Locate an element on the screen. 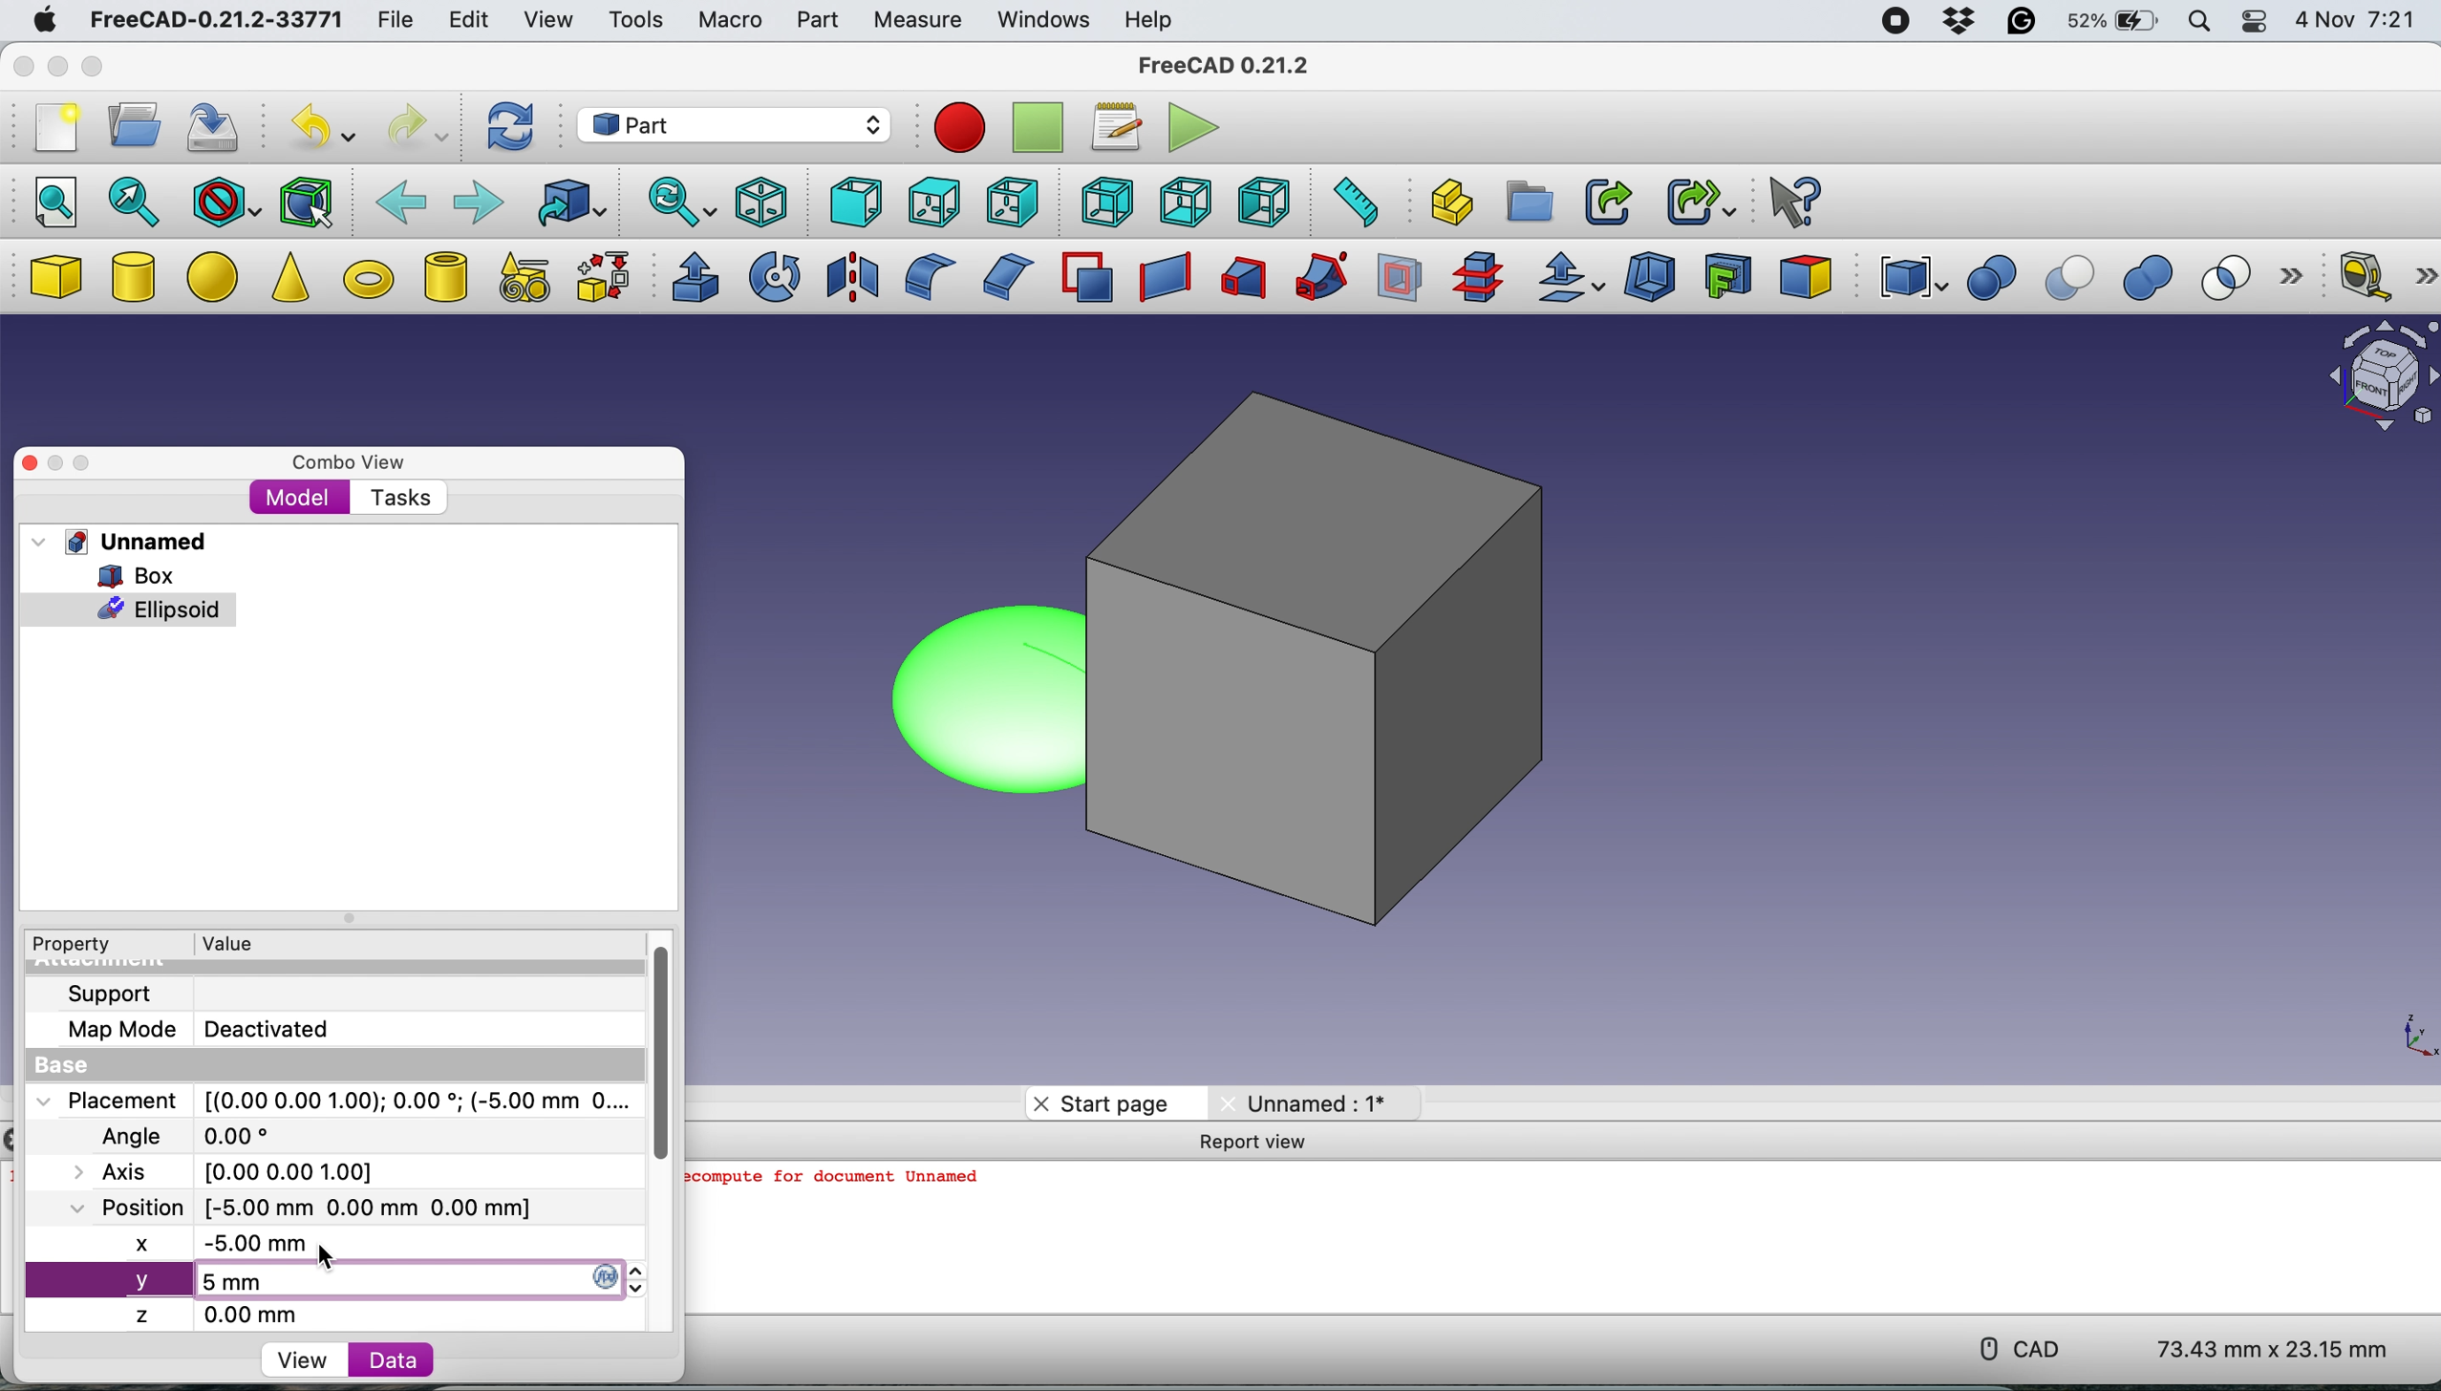  tasks is located at coordinates (396, 498).